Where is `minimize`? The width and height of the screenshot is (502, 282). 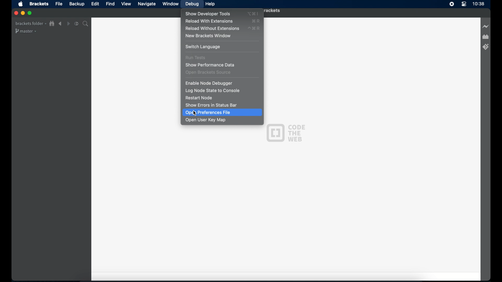 minimize is located at coordinates (23, 13).